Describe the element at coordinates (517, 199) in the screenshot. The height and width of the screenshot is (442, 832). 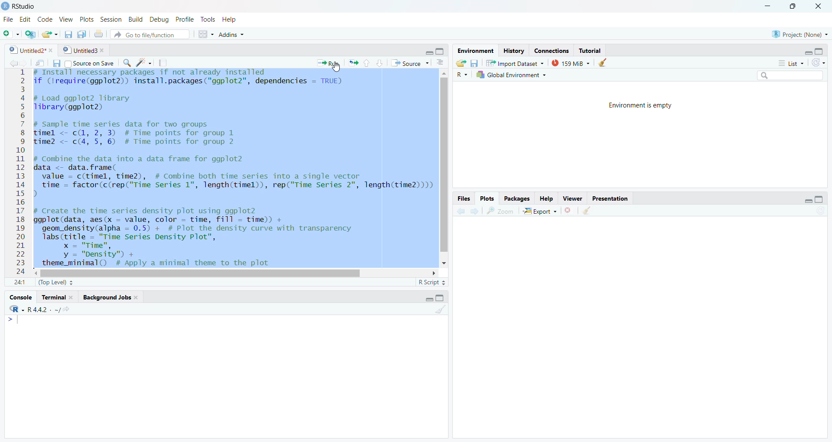
I see `Packages` at that location.